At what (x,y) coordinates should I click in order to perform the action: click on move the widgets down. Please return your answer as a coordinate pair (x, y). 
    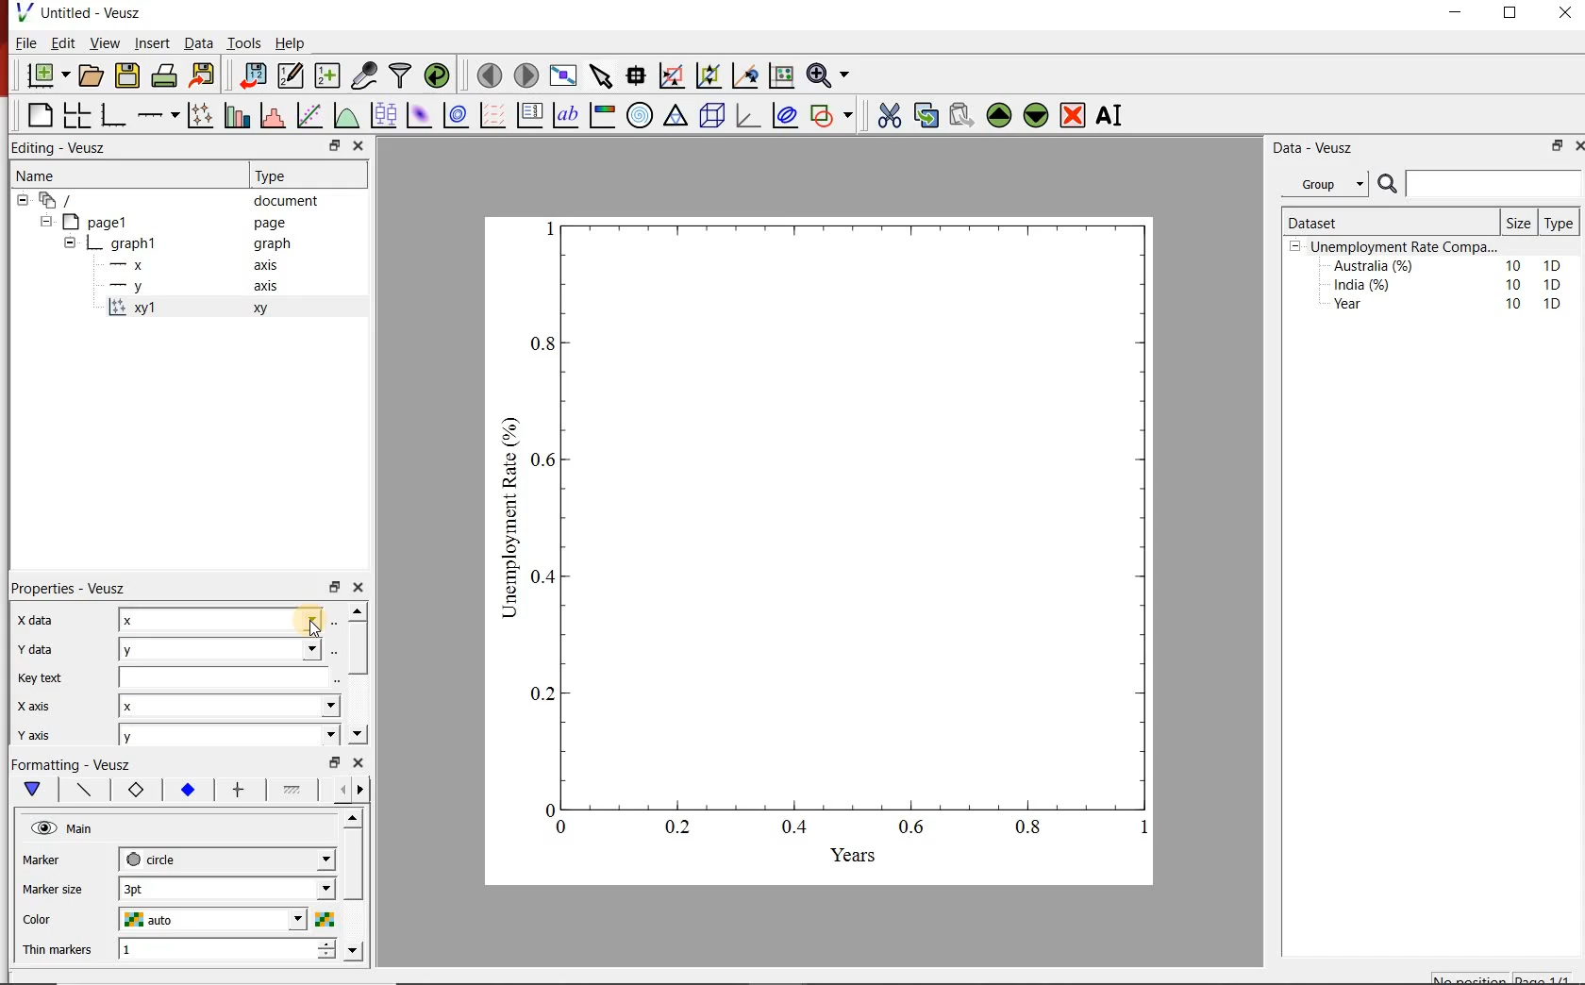
    Looking at the image, I should click on (1034, 115).